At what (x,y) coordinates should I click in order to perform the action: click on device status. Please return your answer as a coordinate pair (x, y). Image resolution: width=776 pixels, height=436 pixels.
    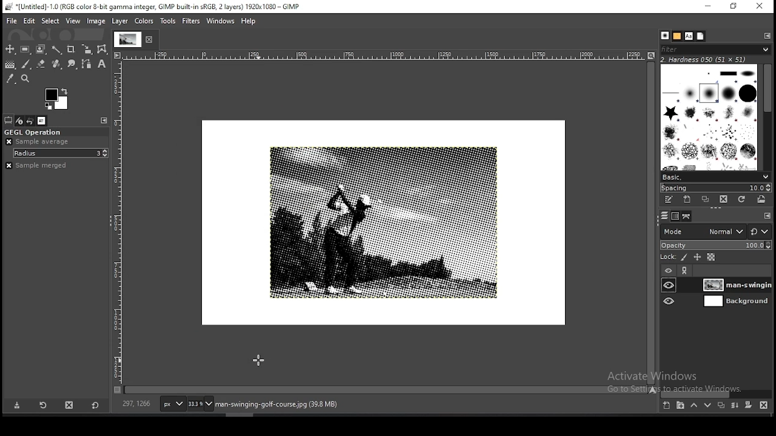
    Looking at the image, I should click on (19, 121).